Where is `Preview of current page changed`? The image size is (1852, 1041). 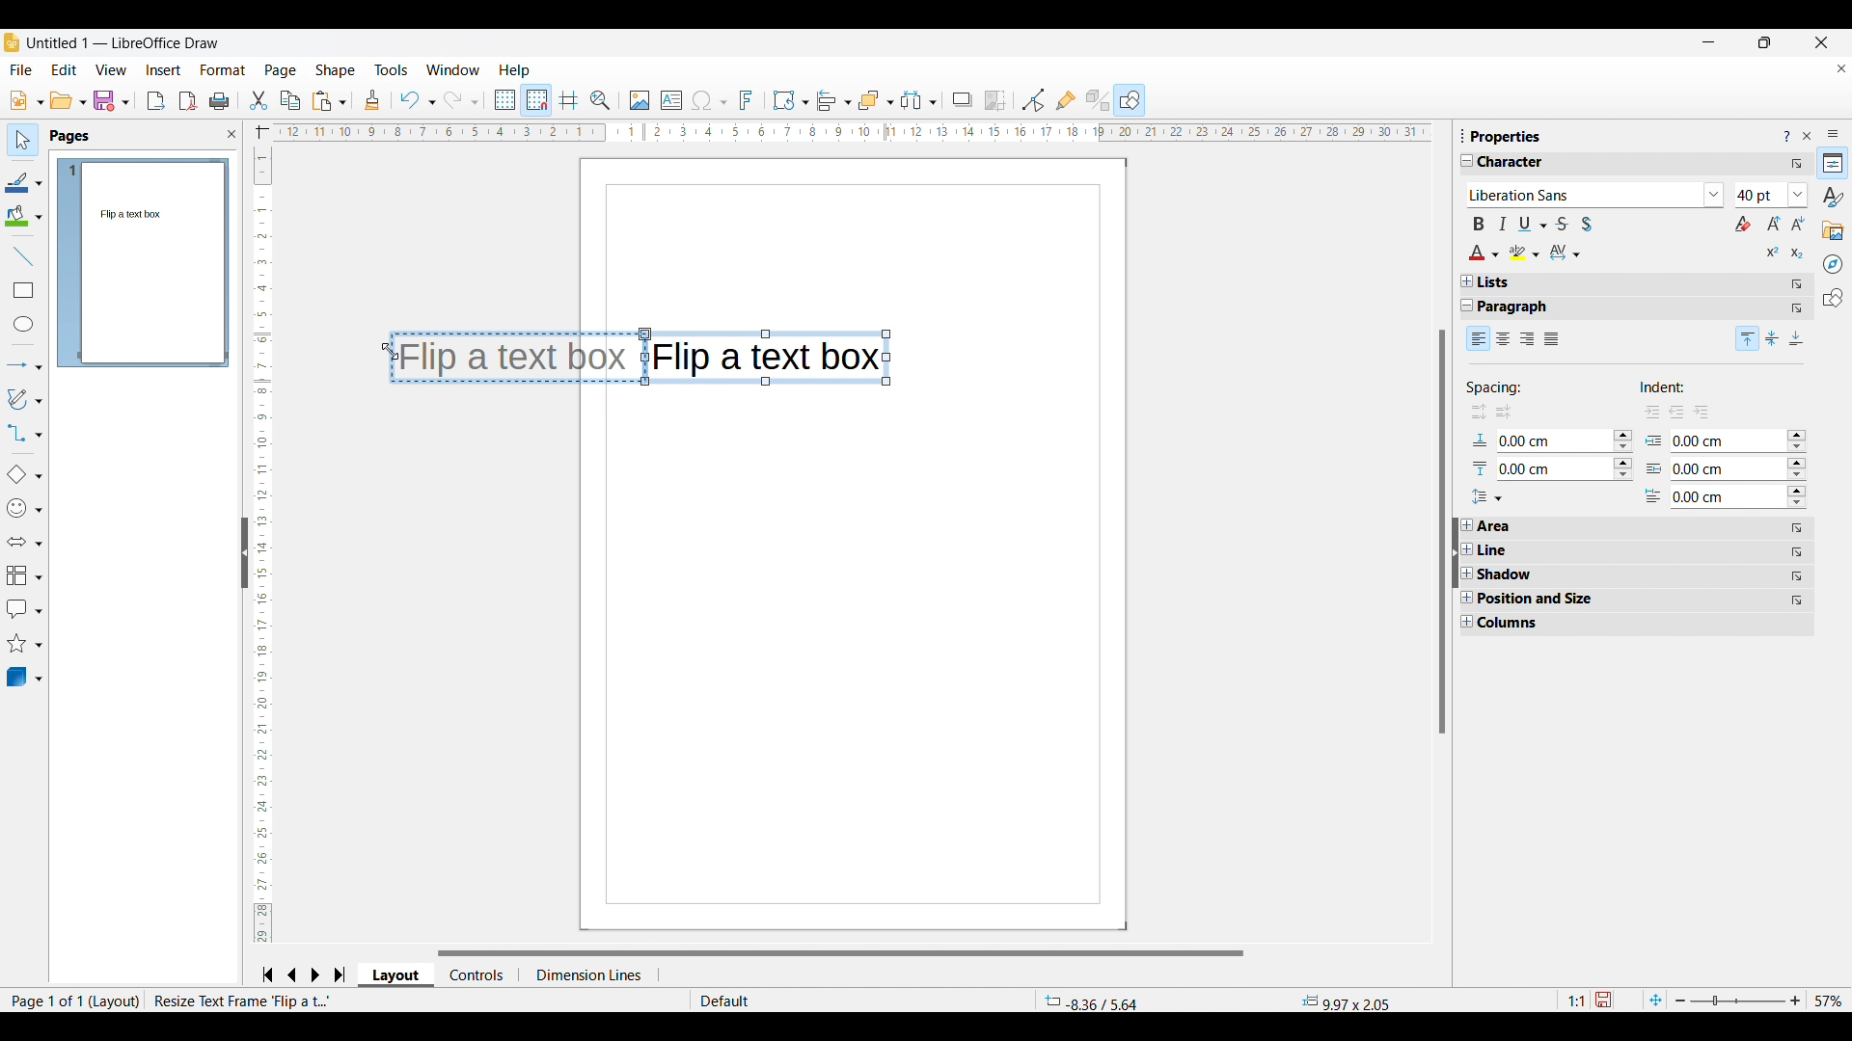
Preview of current page changed is located at coordinates (152, 262).